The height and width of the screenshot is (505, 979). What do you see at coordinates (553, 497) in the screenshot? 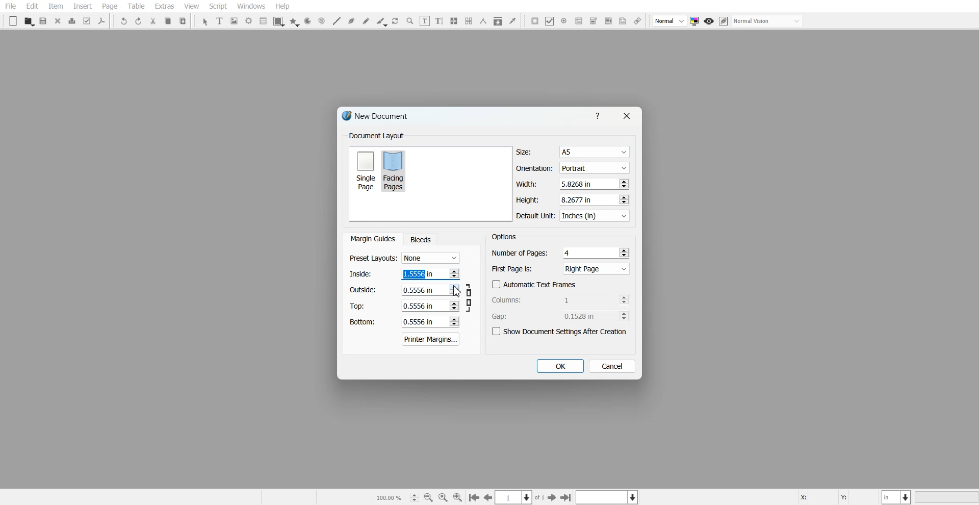
I see `Go to the First page` at bounding box center [553, 497].